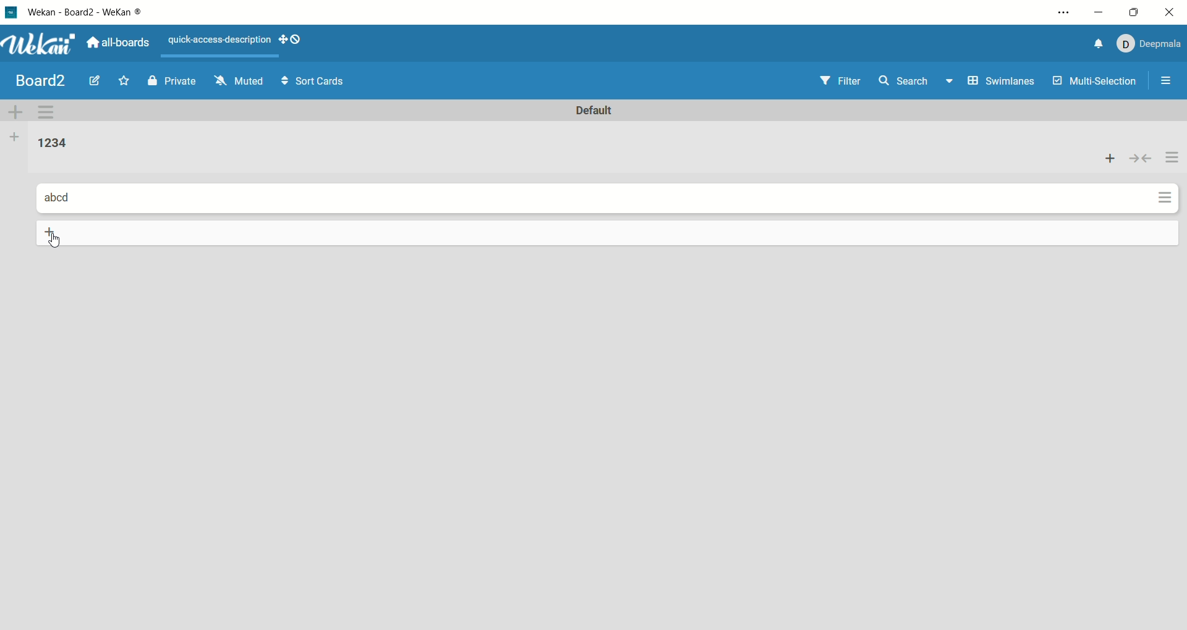 The height and width of the screenshot is (630, 1187). What do you see at coordinates (1094, 44) in the screenshot?
I see `notification` at bounding box center [1094, 44].